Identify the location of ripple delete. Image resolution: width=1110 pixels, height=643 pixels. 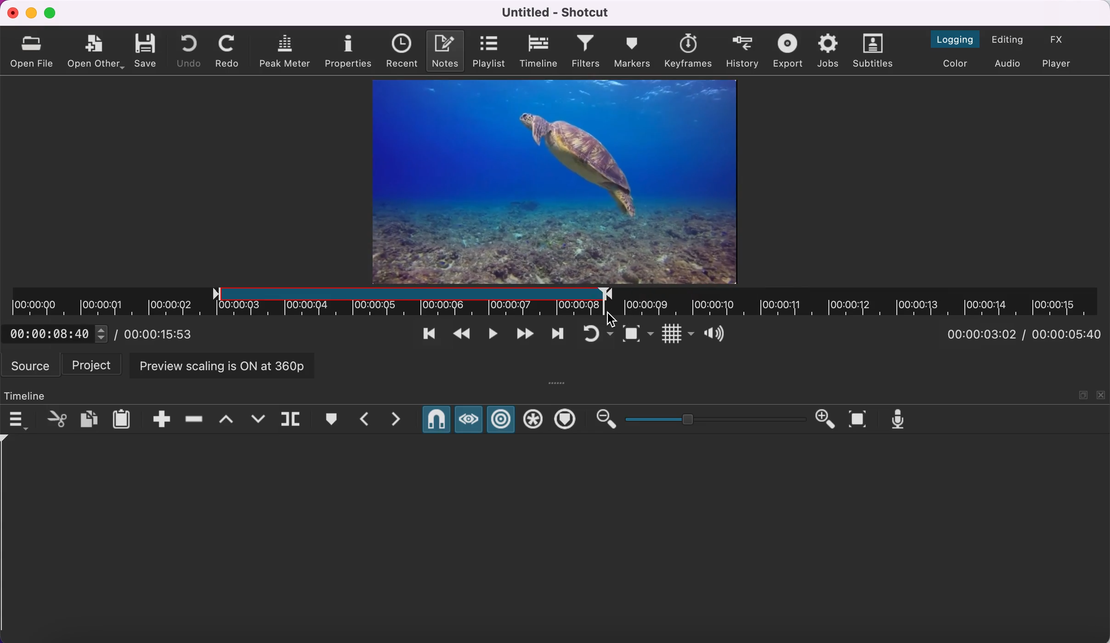
(193, 420).